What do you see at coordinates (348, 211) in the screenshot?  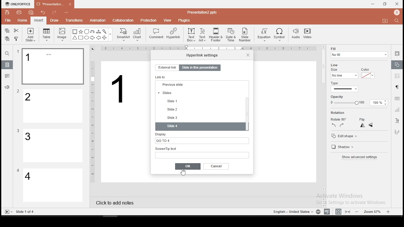 I see `fit to slide` at bounding box center [348, 211].